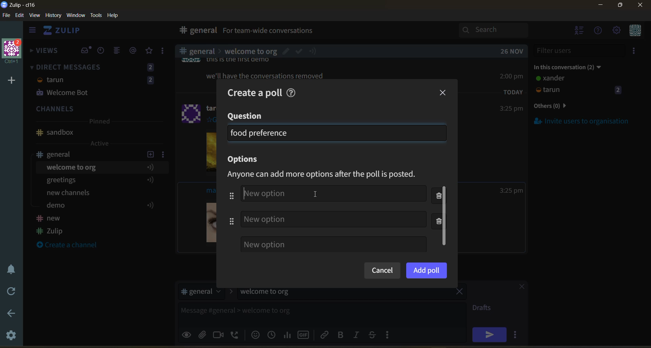  Describe the element at coordinates (580, 51) in the screenshot. I see `filter users` at that location.